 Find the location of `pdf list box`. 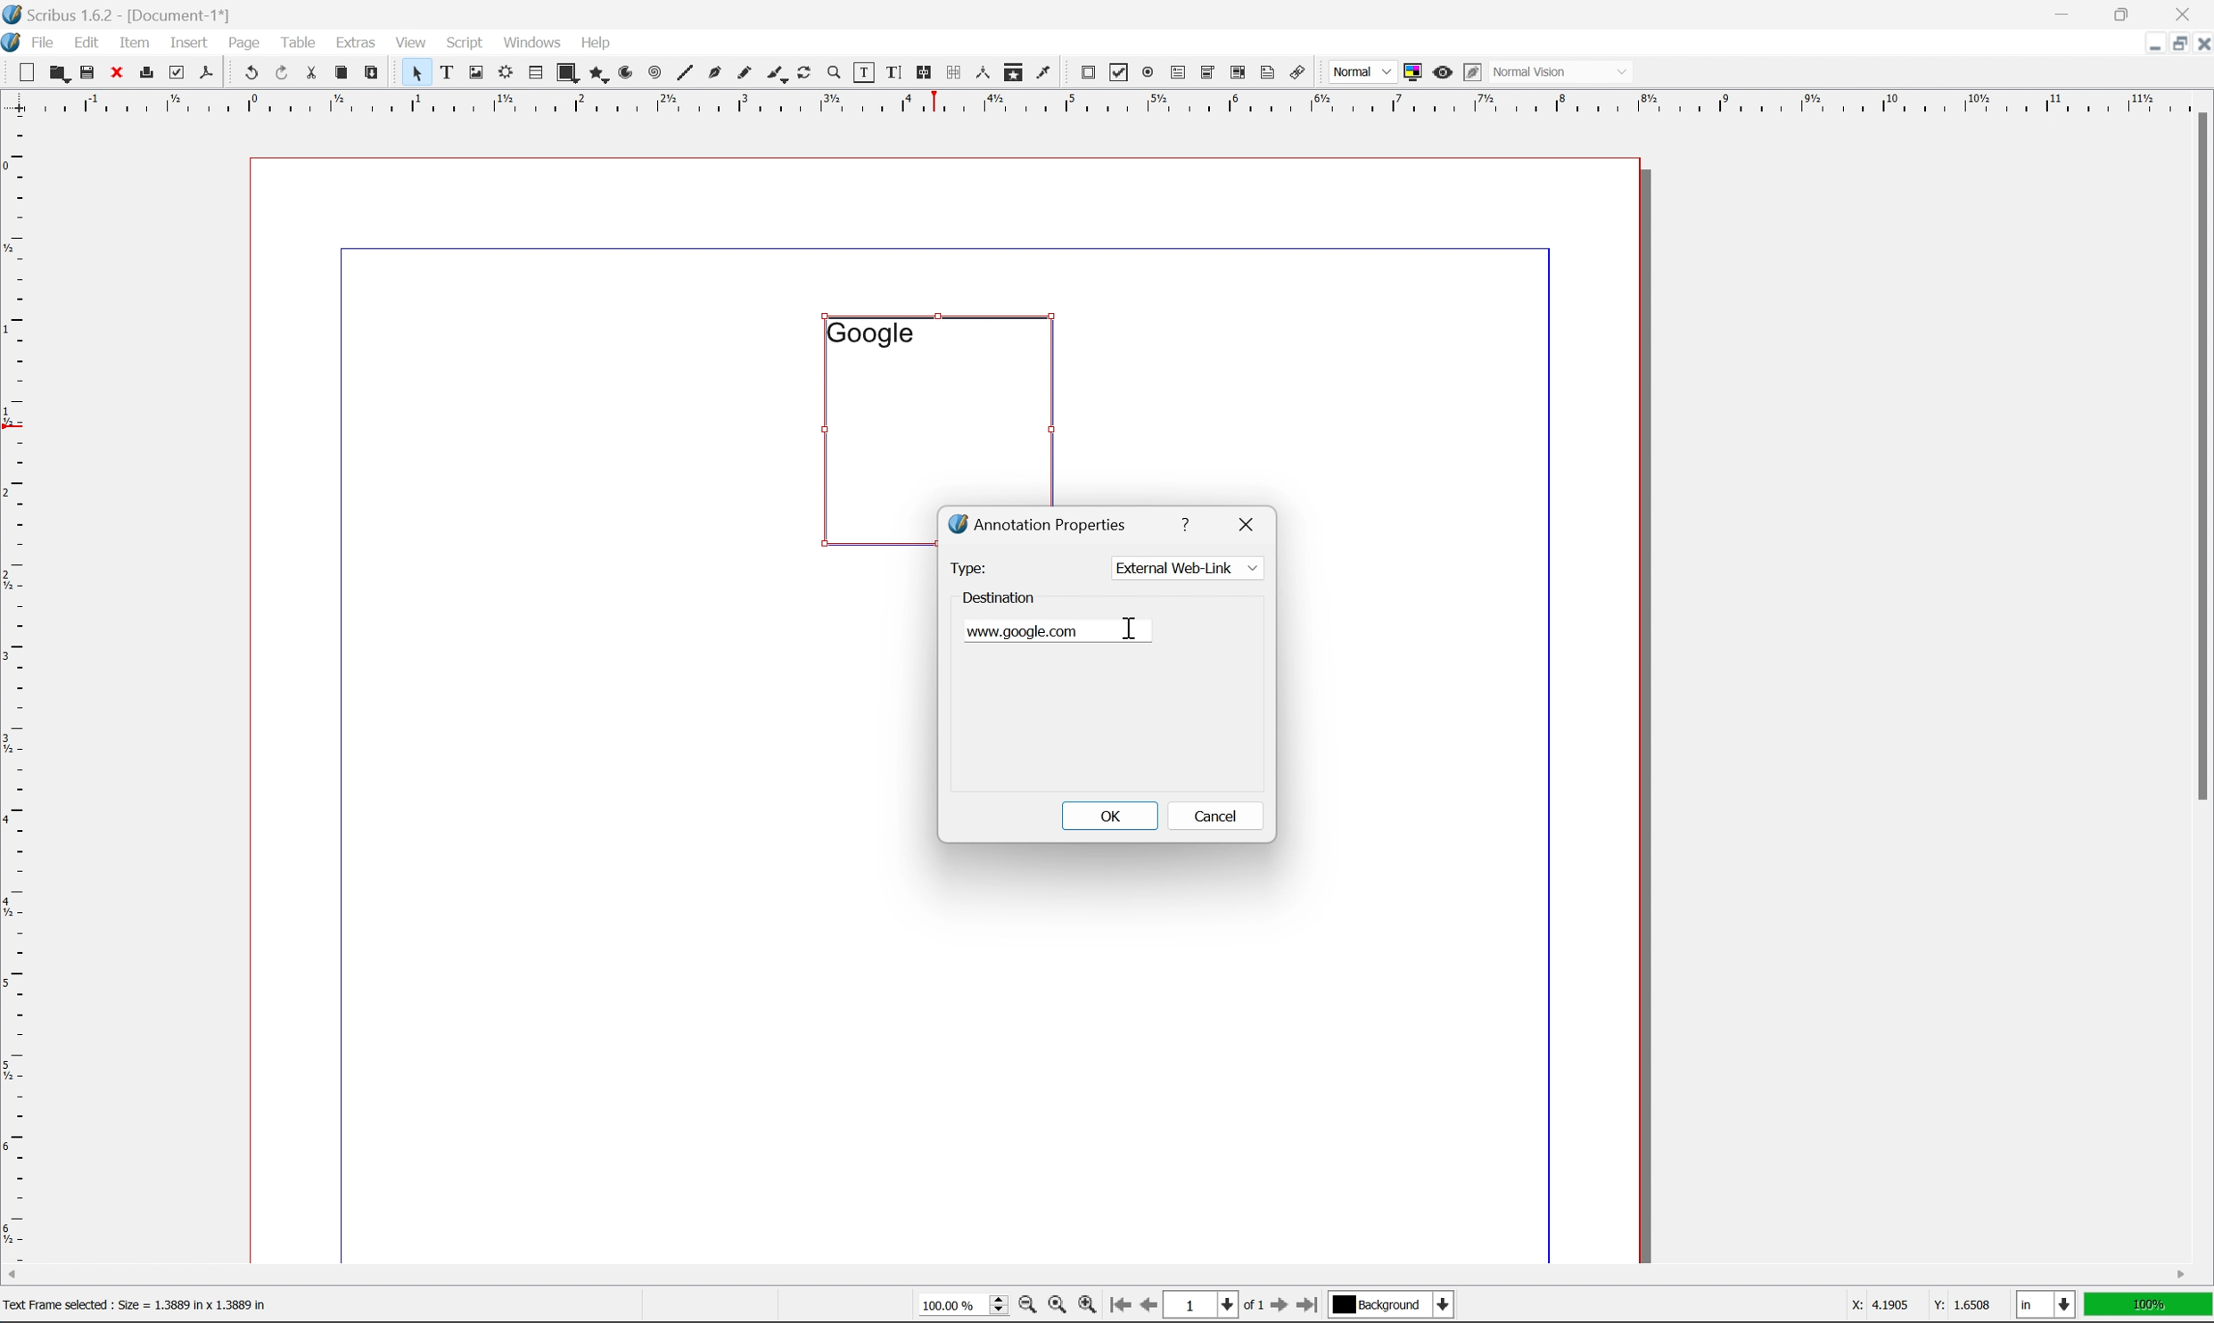

pdf list box is located at coordinates (1237, 75).